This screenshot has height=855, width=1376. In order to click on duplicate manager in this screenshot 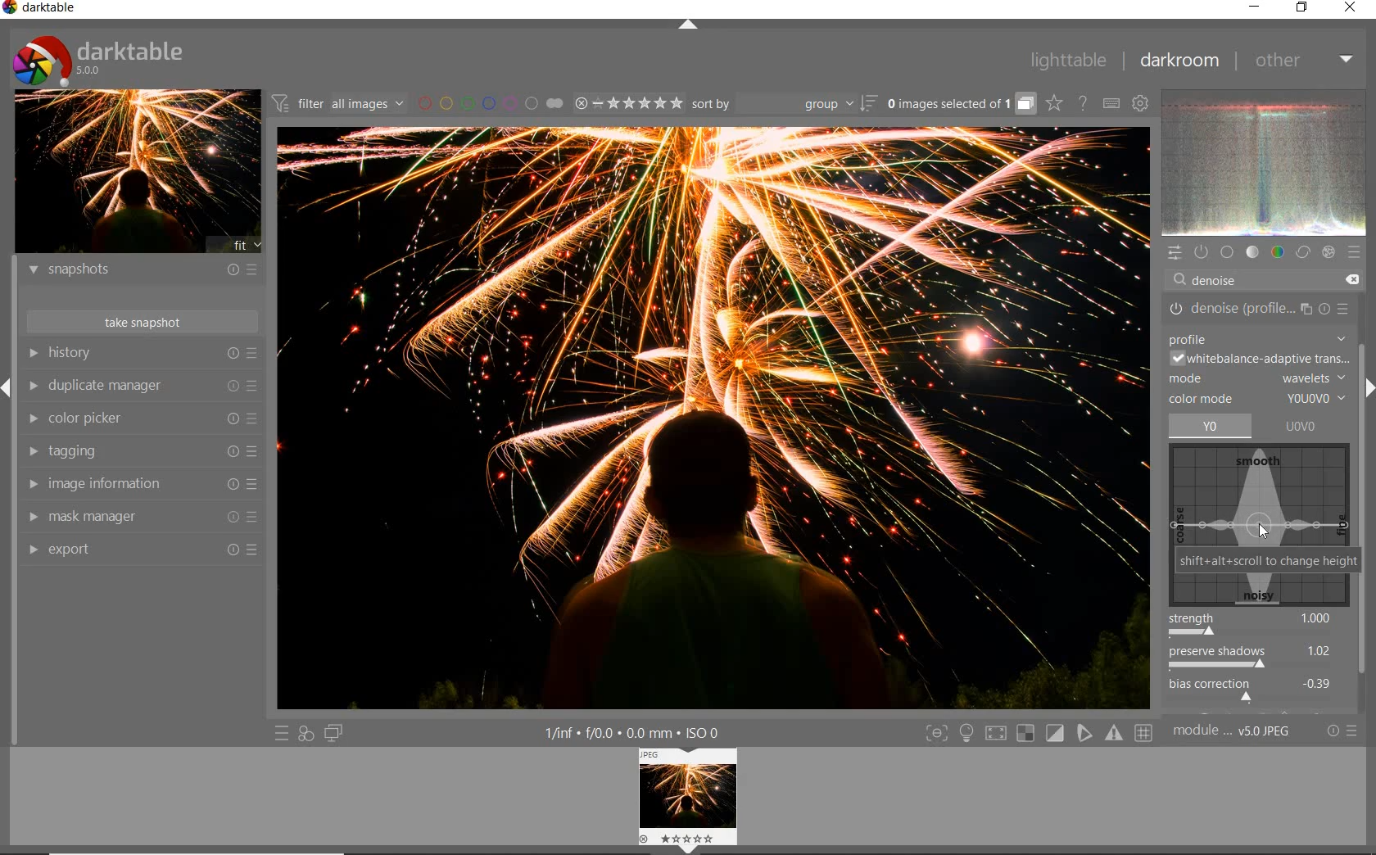, I will do `click(143, 386)`.